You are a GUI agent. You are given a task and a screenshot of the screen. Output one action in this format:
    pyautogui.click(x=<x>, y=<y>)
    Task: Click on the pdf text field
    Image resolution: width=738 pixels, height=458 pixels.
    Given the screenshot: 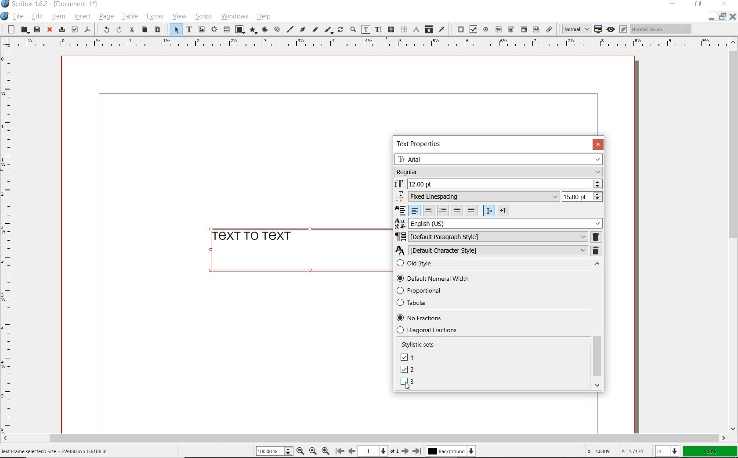 What is the action you would take?
    pyautogui.click(x=498, y=29)
    